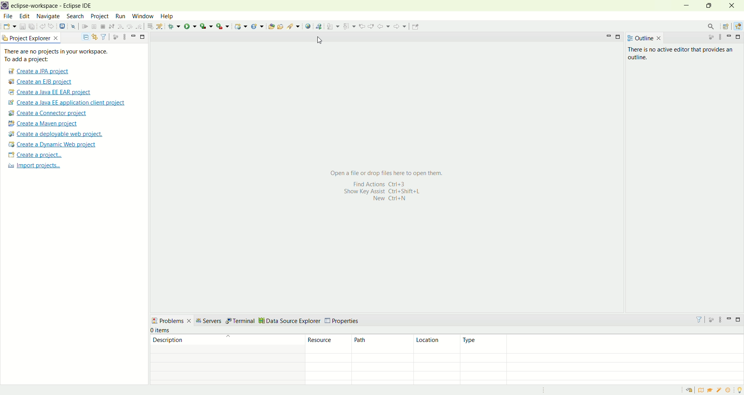 This screenshot has width=744, height=395. Describe the element at coordinates (190, 26) in the screenshot. I see `run` at that location.